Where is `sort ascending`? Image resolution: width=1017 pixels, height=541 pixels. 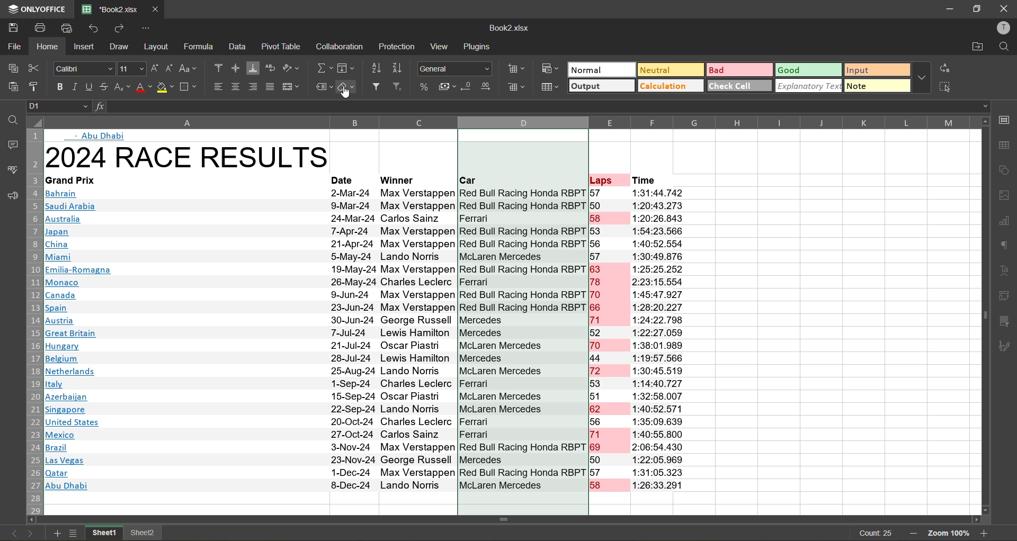 sort ascending is located at coordinates (378, 69).